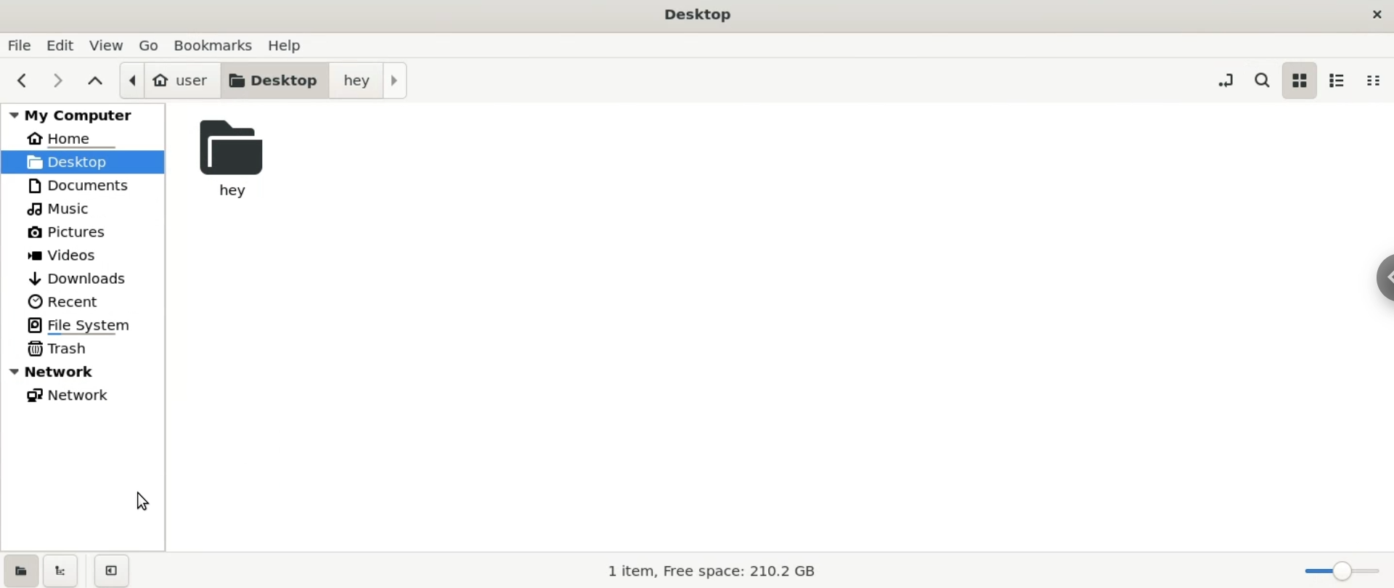 This screenshot has height=588, width=1394. Describe the element at coordinates (375, 79) in the screenshot. I see `hey` at that location.